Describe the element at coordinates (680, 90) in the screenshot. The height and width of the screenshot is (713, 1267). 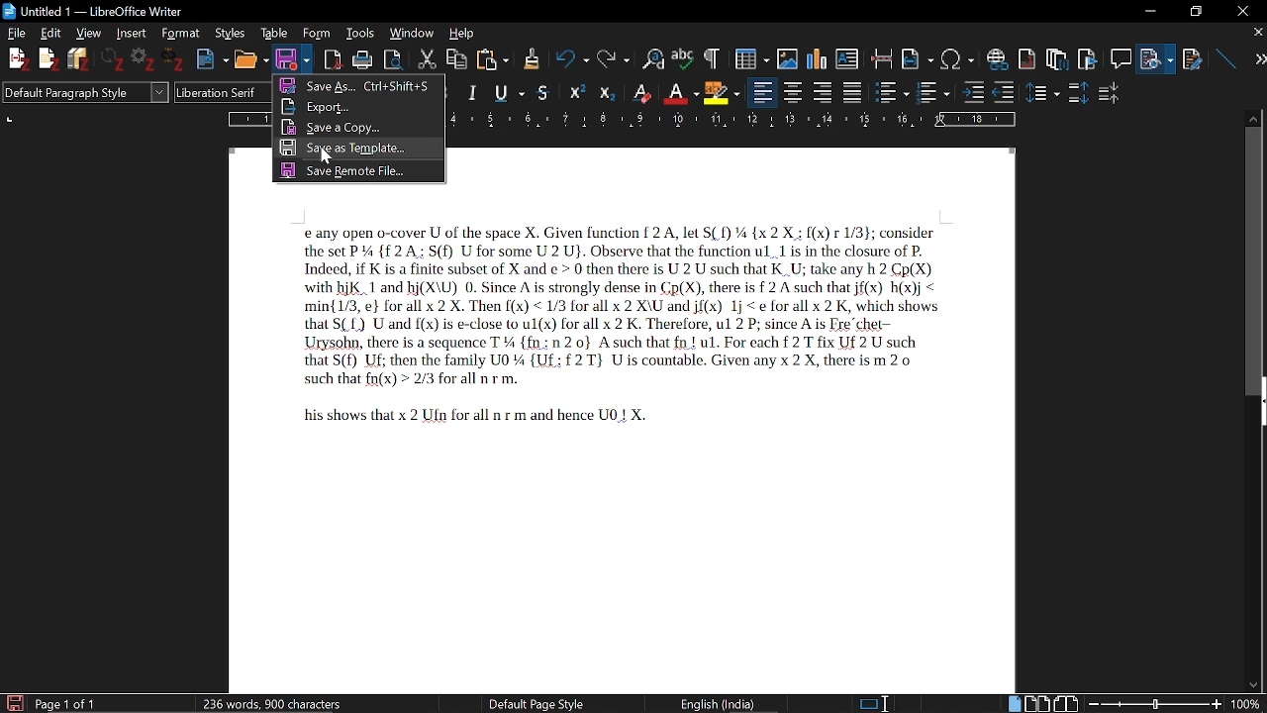
I see `Subscript` at that location.